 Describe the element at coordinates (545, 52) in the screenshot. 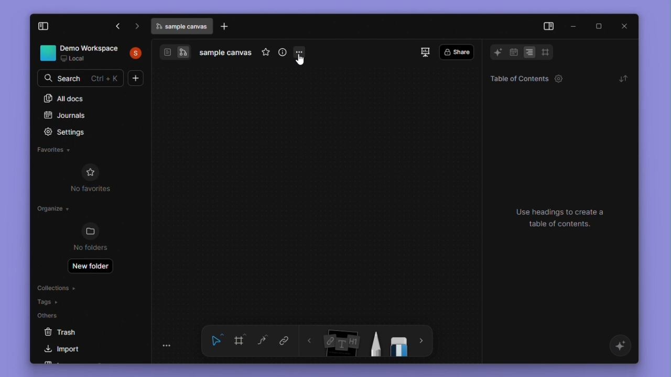

I see `Frames` at that location.